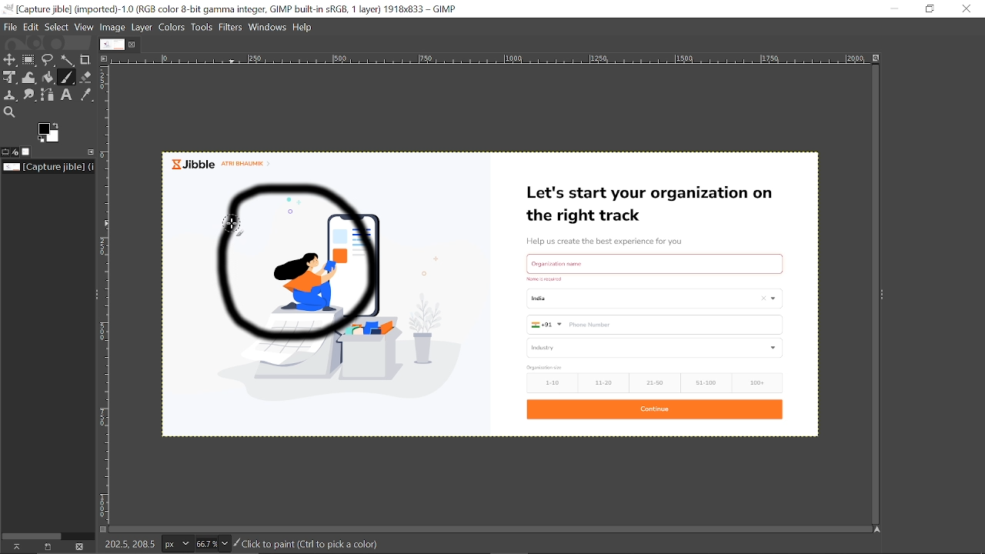 The height and width of the screenshot is (554, 985). Describe the element at coordinates (48, 132) in the screenshot. I see `The active foreground color` at that location.